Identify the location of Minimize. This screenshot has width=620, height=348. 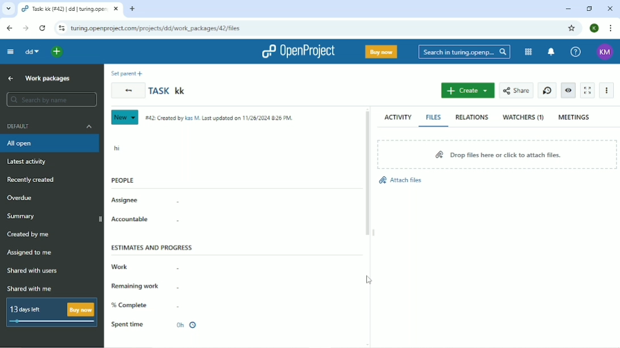
(566, 9).